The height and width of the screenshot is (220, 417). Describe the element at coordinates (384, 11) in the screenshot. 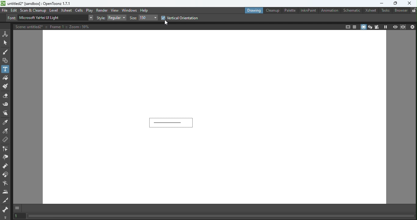

I see `Tasks` at that location.